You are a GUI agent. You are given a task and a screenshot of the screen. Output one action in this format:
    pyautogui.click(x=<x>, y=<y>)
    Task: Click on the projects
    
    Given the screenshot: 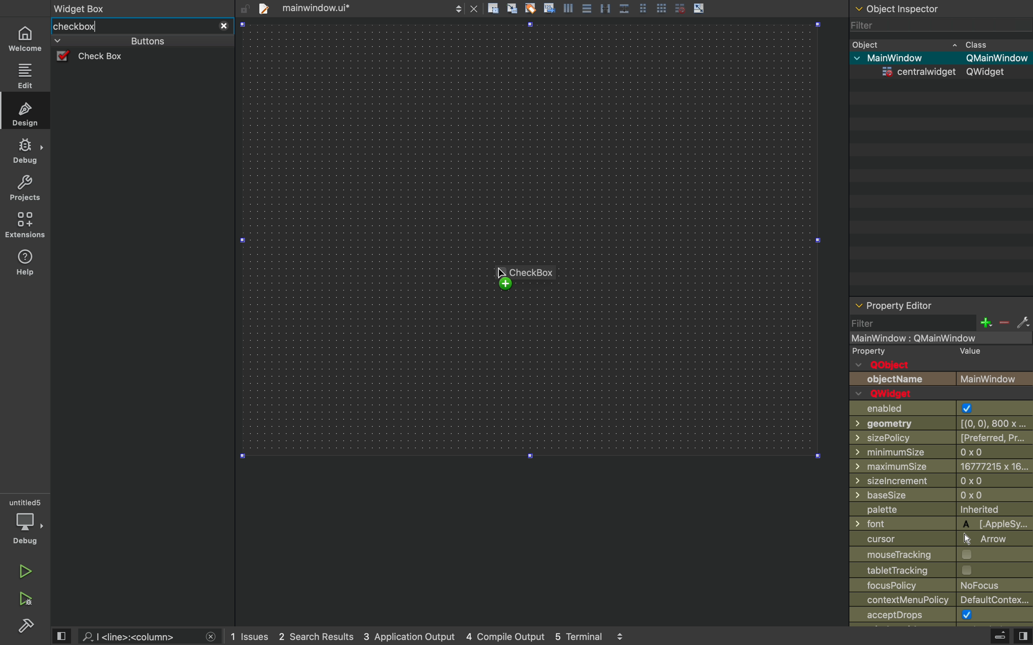 What is the action you would take?
    pyautogui.click(x=23, y=189)
    